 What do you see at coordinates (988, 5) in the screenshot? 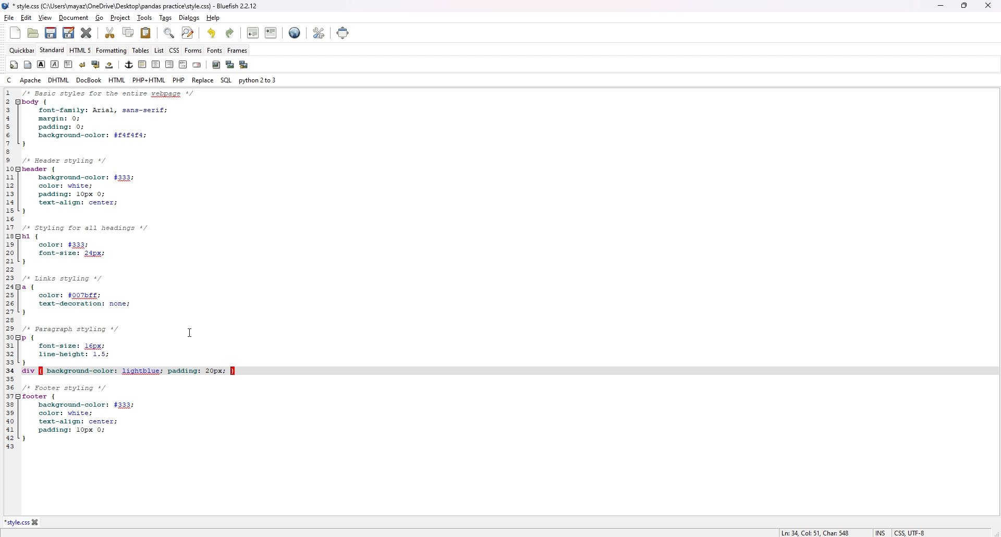
I see `close` at bounding box center [988, 5].